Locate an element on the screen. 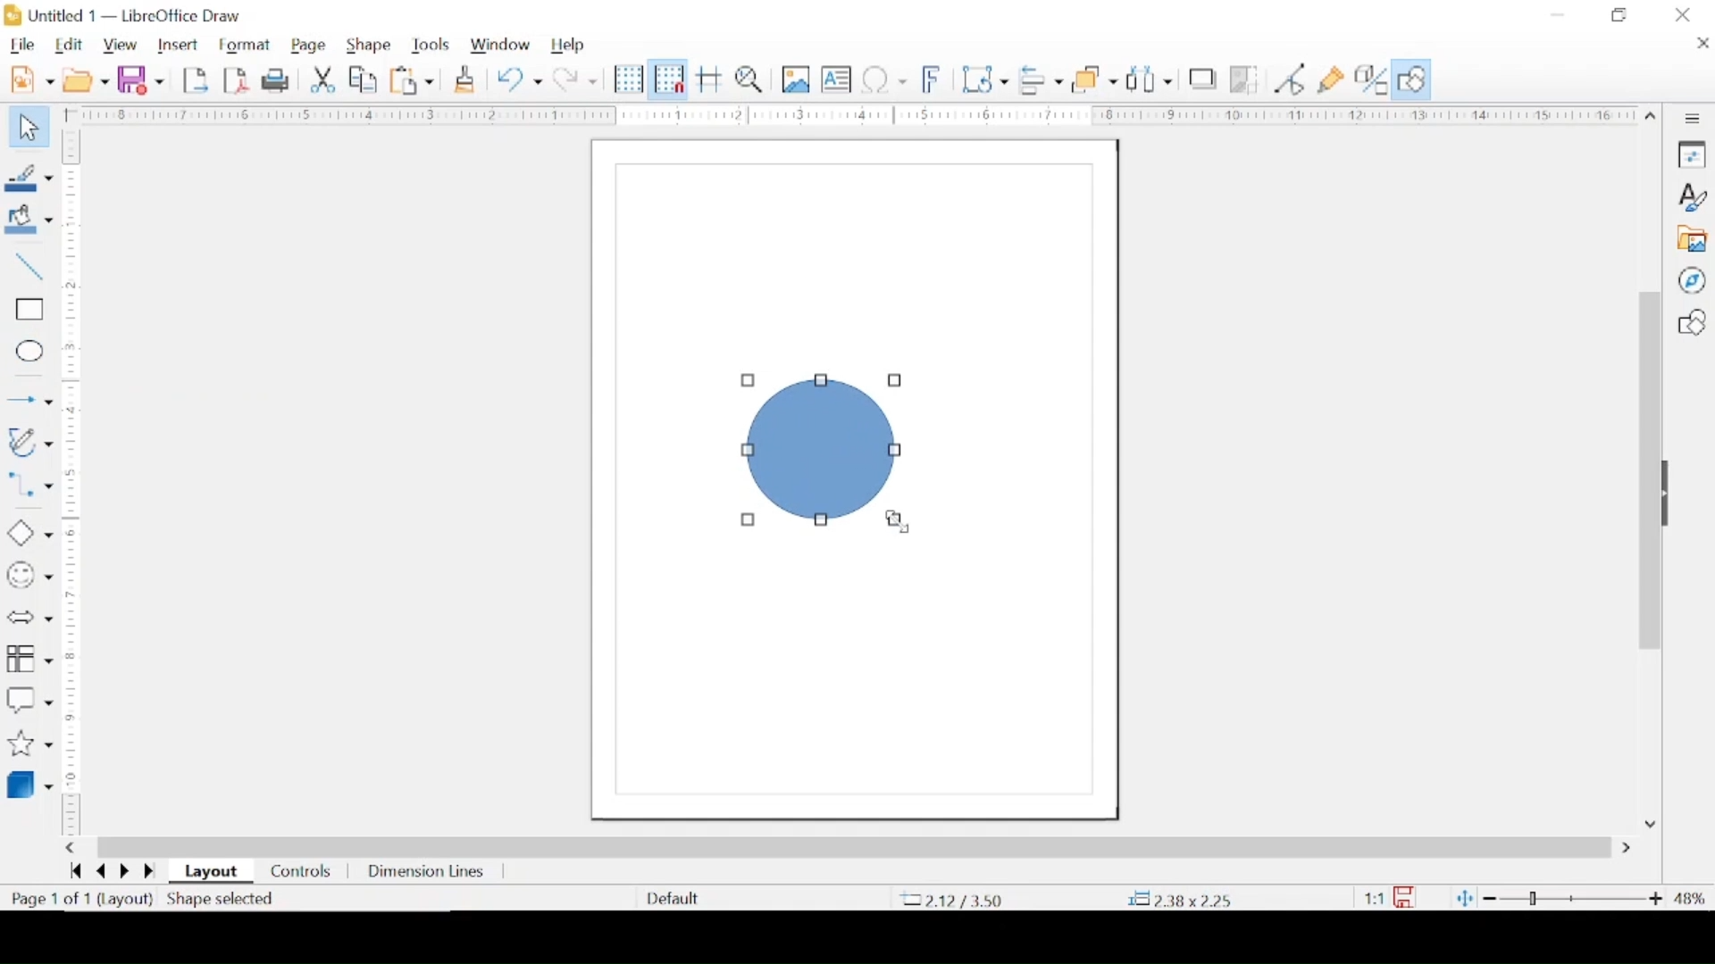 This screenshot has width=1715, height=964. (layout) shape selected is located at coordinates (188, 900).